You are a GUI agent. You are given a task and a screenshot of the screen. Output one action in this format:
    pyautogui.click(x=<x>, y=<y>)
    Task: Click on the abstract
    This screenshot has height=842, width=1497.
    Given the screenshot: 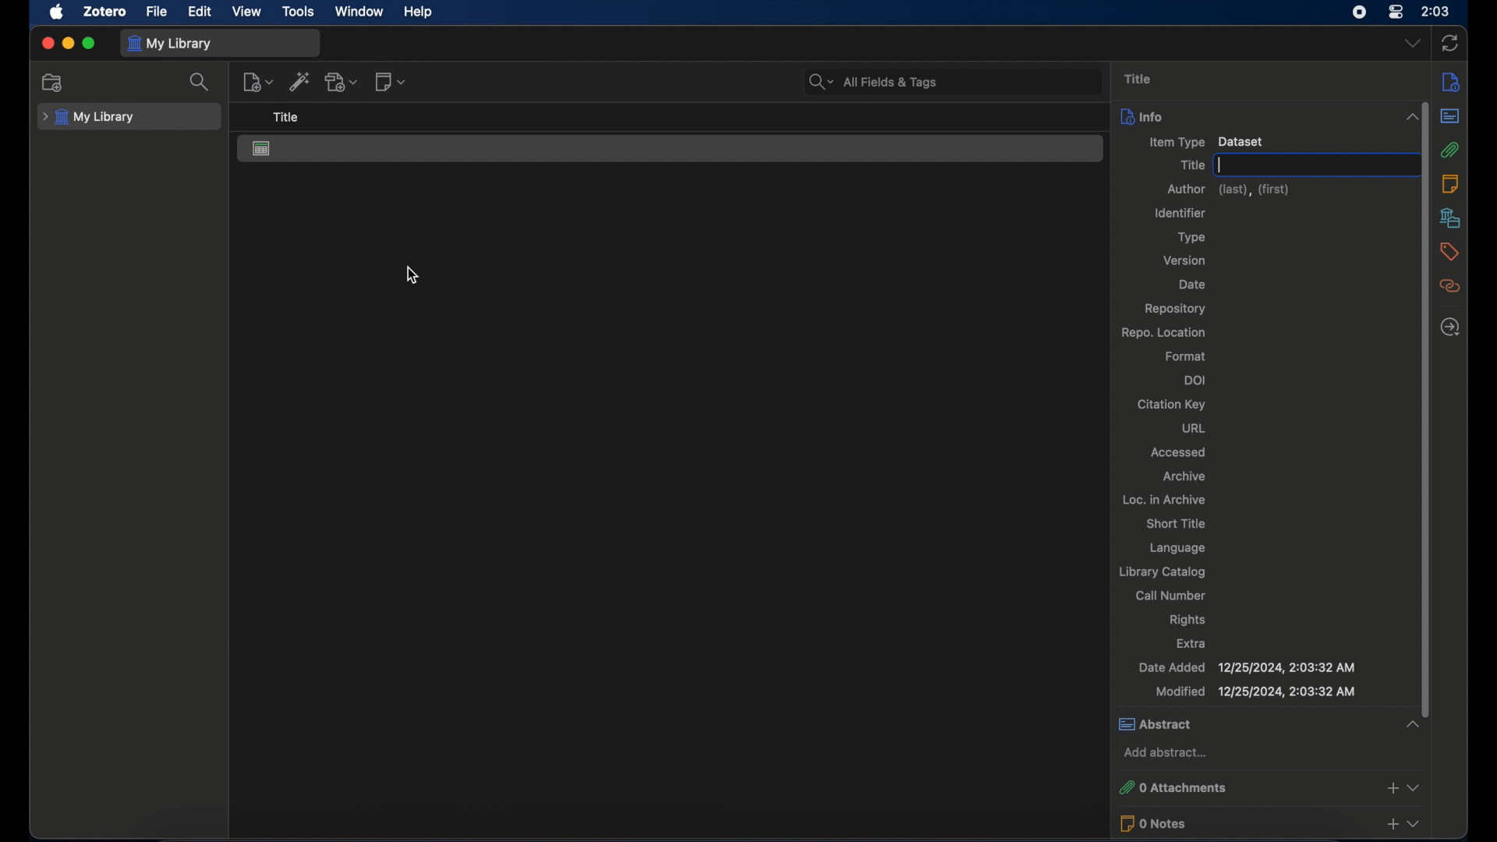 What is the action you would take?
    pyautogui.click(x=1450, y=116)
    